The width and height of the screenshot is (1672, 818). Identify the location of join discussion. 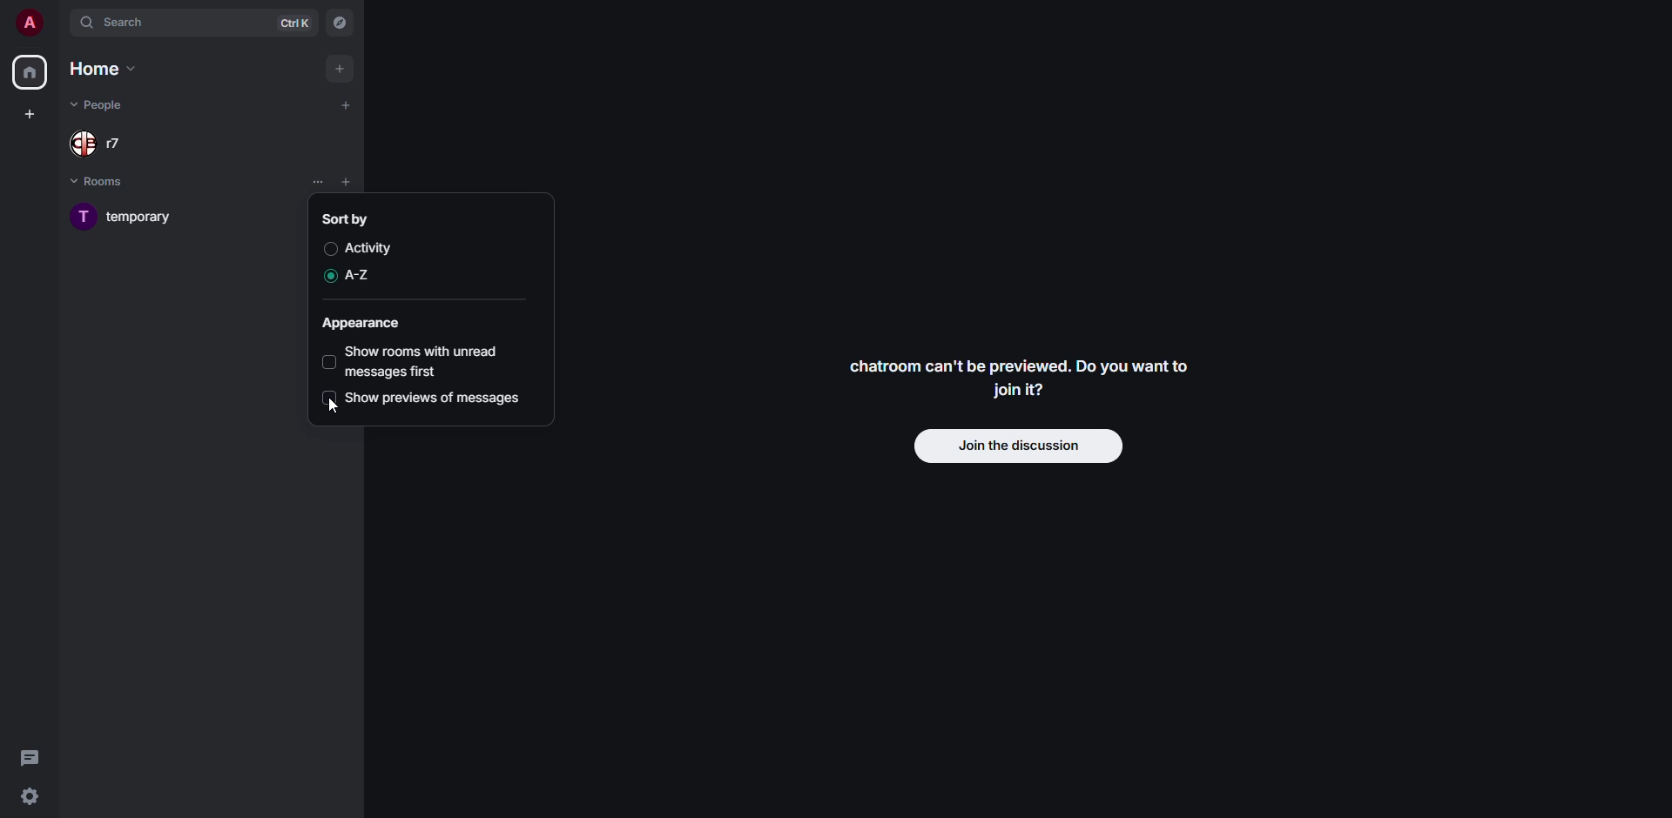
(1021, 447).